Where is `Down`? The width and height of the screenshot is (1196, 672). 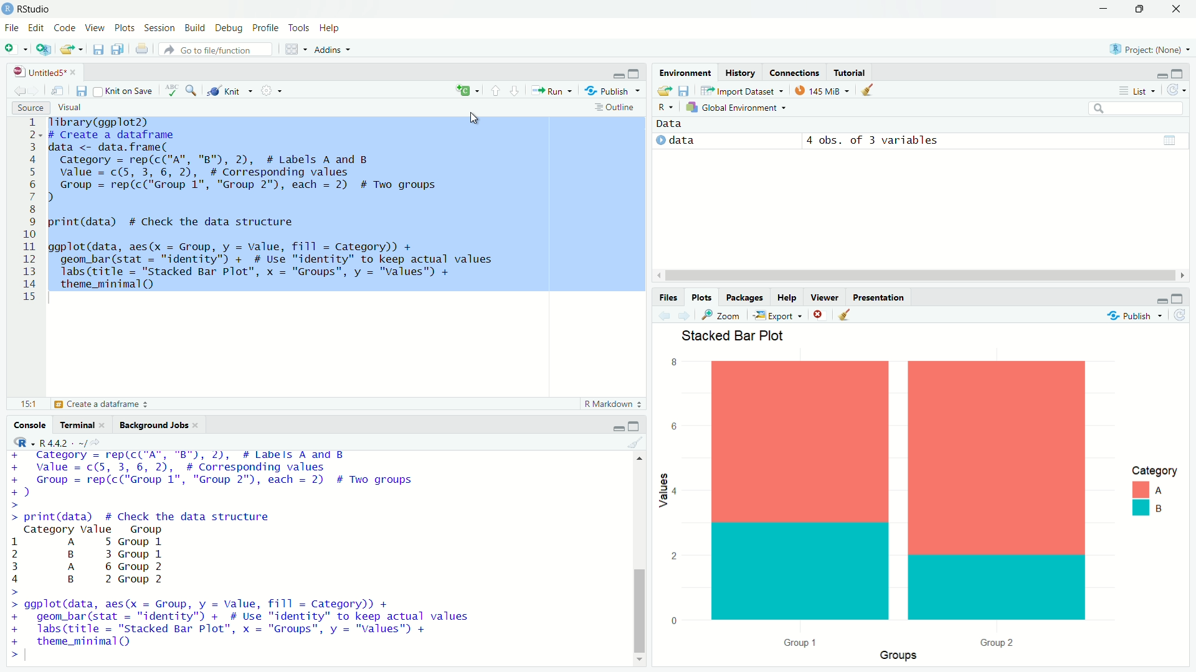 Down is located at coordinates (638, 658).